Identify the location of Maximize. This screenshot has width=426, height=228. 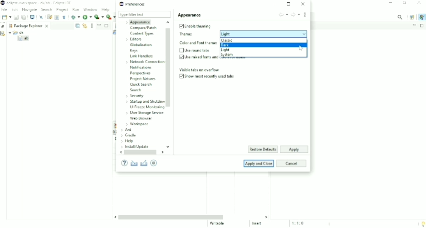
(422, 26).